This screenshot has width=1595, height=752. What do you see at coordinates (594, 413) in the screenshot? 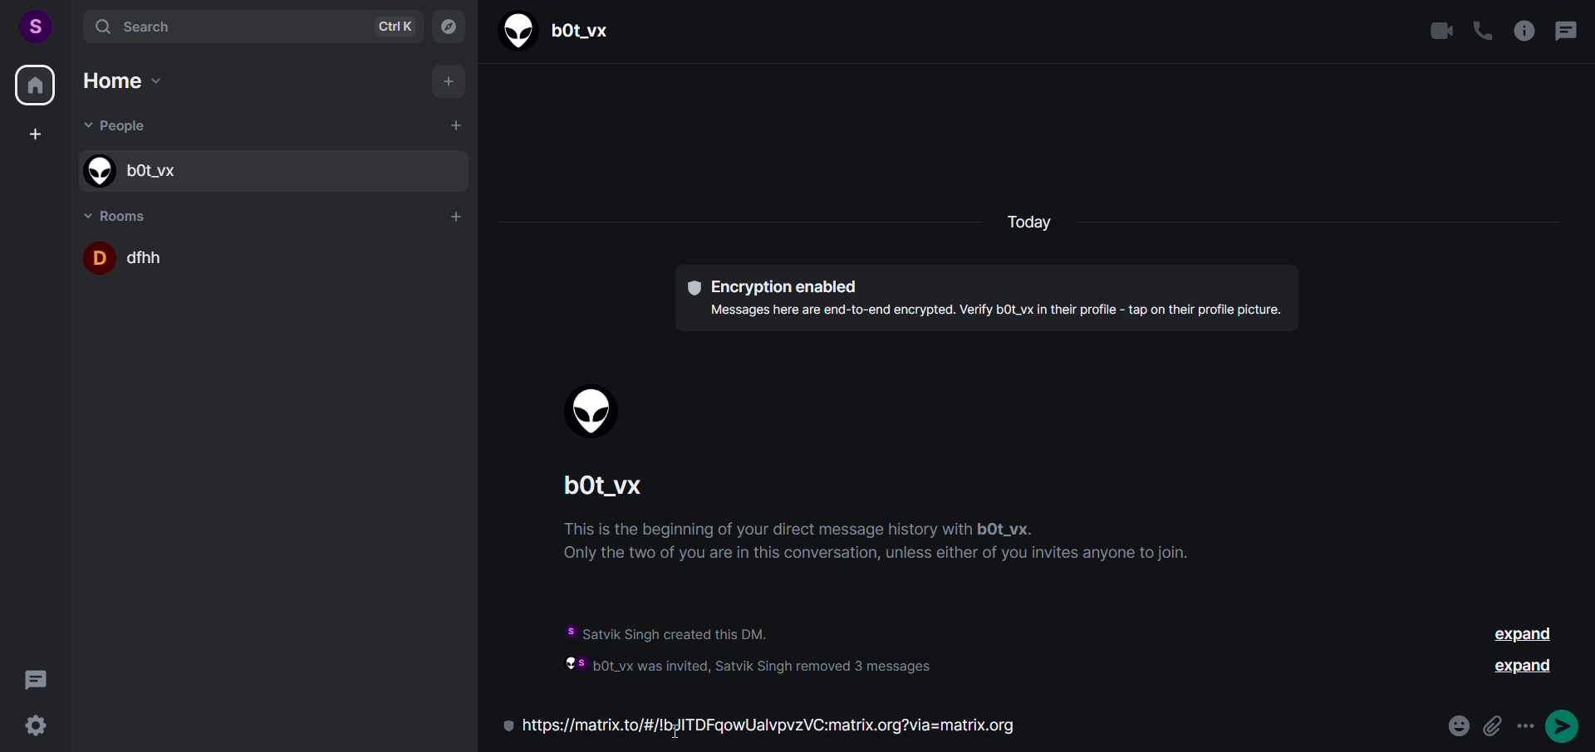
I see `display picture` at bounding box center [594, 413].